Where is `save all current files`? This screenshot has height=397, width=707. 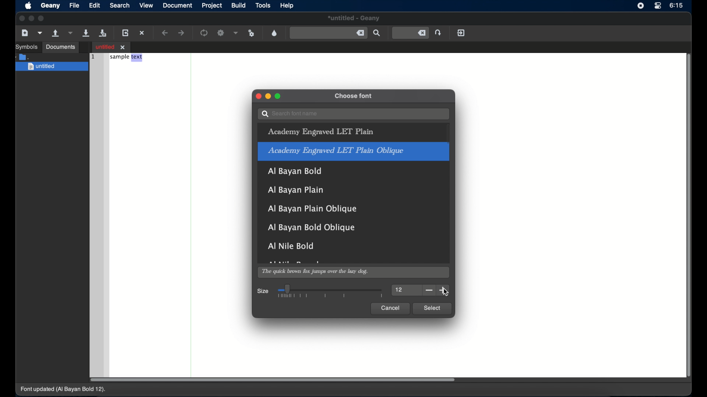
save all current files is located at coordinates (103, 33).